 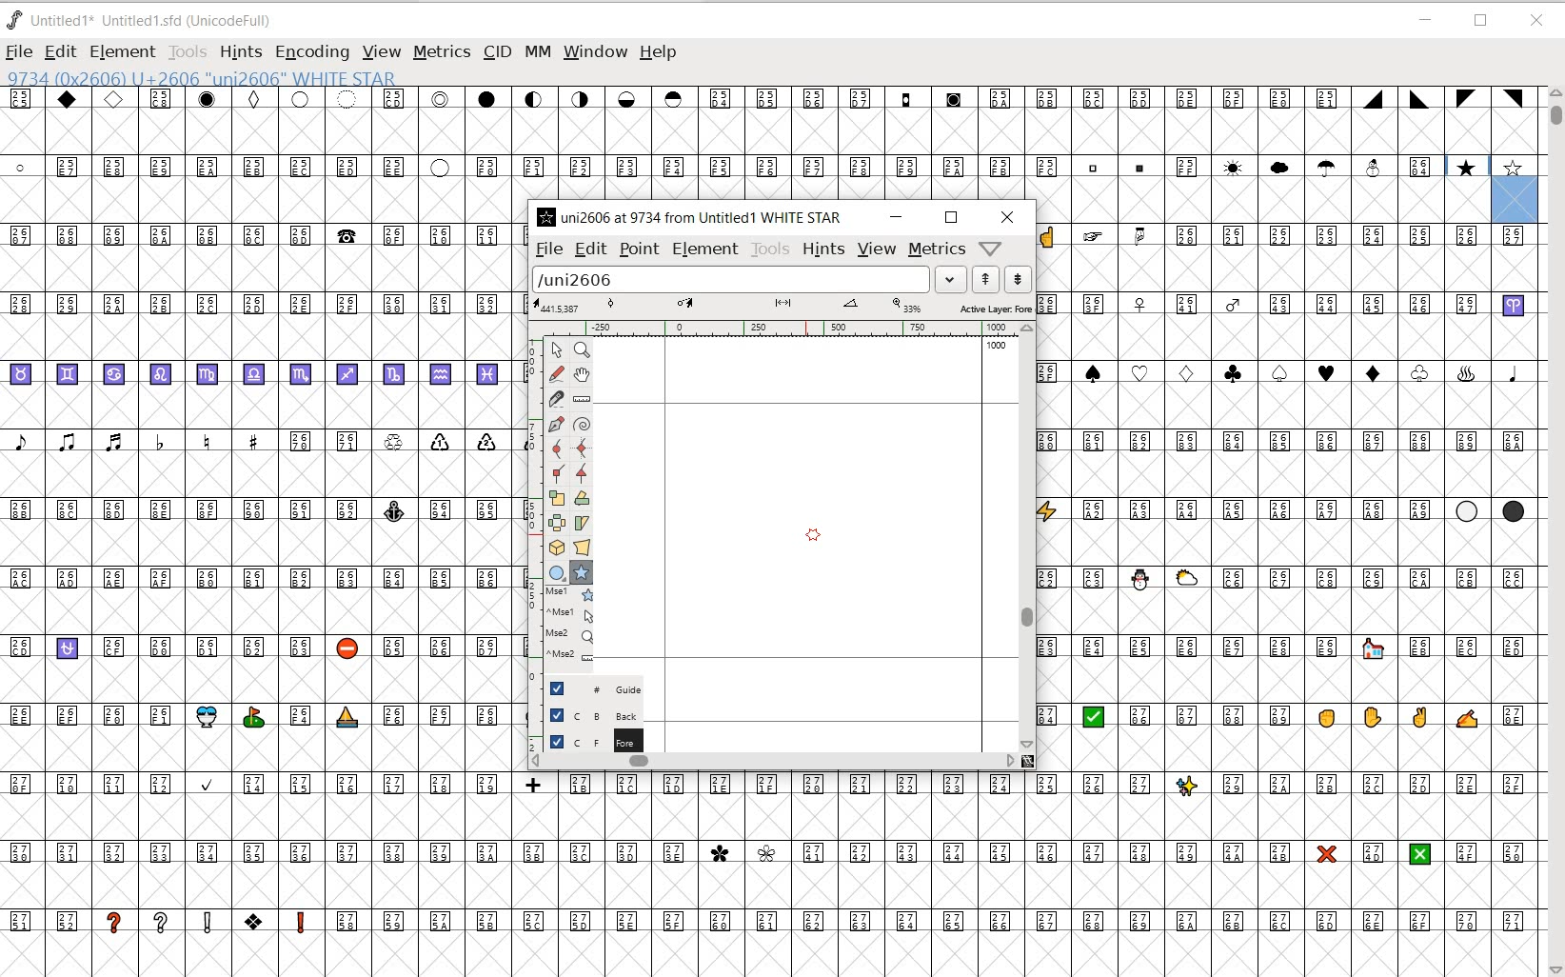 I want to click on SCROLLBAR, so click(x=1554, y=531).